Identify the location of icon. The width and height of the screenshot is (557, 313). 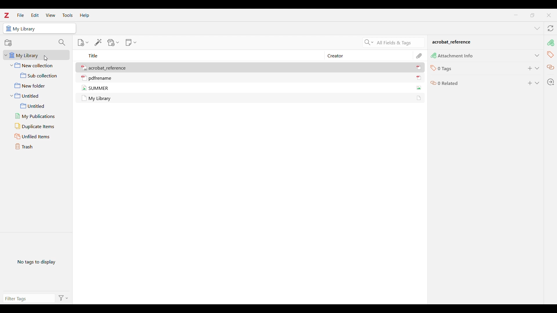
(433, 68).